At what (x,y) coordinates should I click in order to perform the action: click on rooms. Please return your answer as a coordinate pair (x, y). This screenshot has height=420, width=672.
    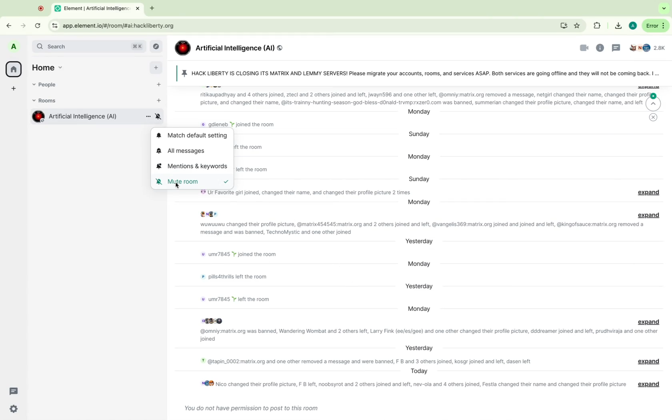
    Looking at the image, I should click on (52, 101).